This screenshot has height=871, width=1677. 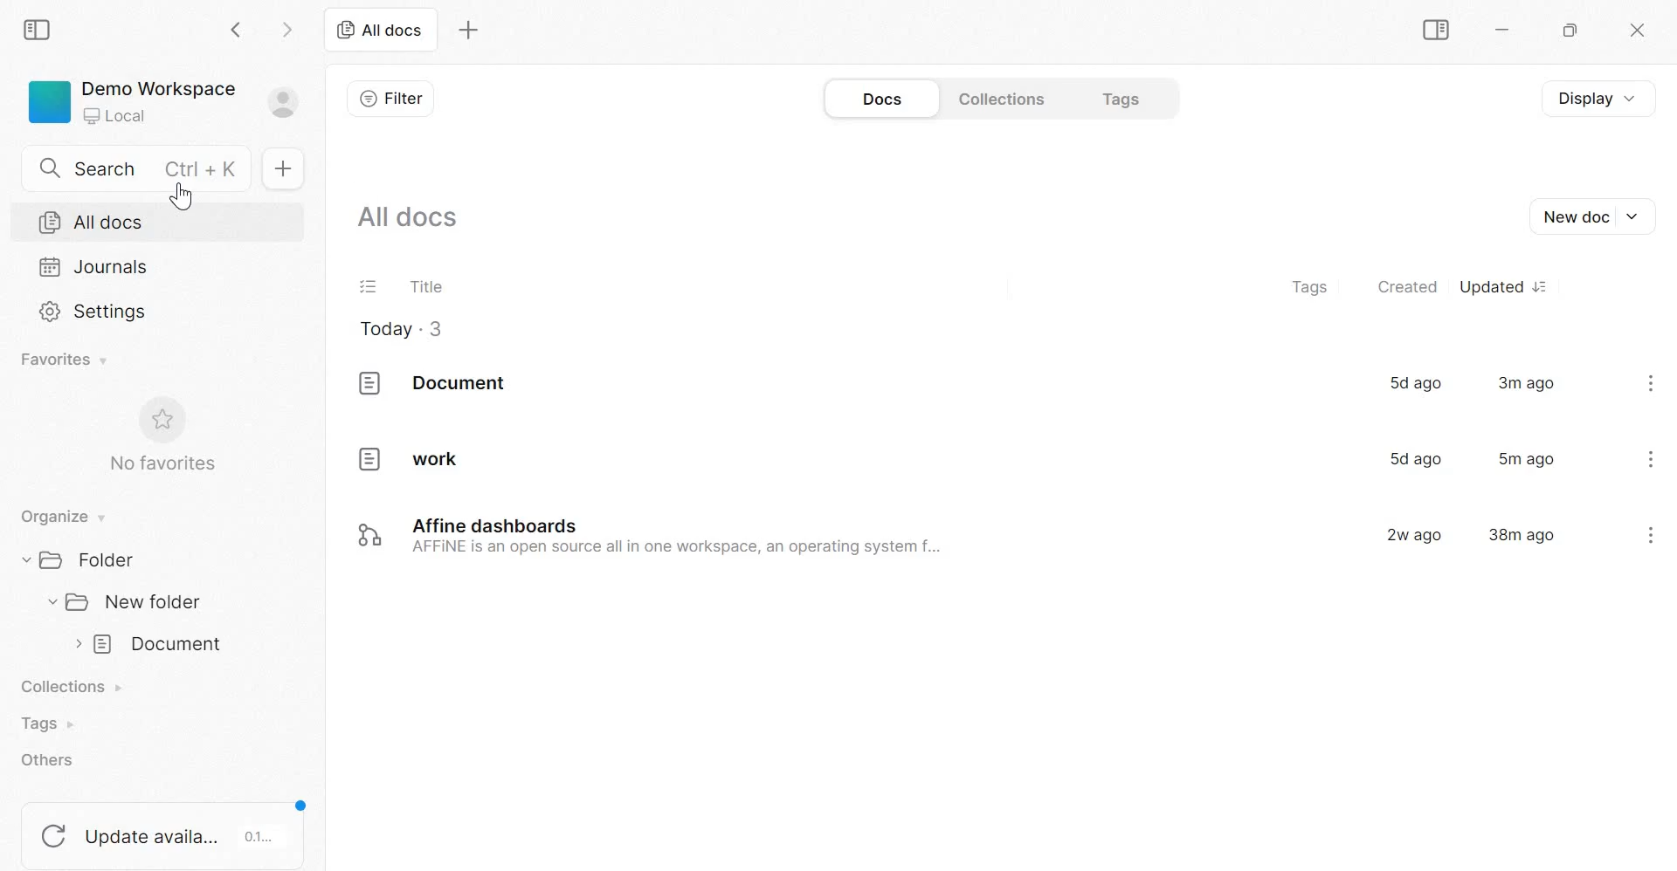 What do you see at coordinates (469, 31) in the screenshot?
I see `New tab` at bounding box center [469, 31].